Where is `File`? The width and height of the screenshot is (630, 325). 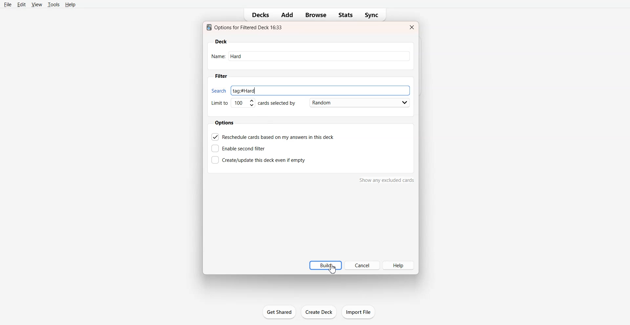
File is located at coordinates (8, 4).